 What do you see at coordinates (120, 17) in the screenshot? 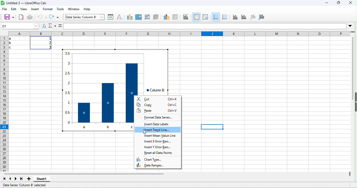
I see `character` at bounding box center [120, 17].